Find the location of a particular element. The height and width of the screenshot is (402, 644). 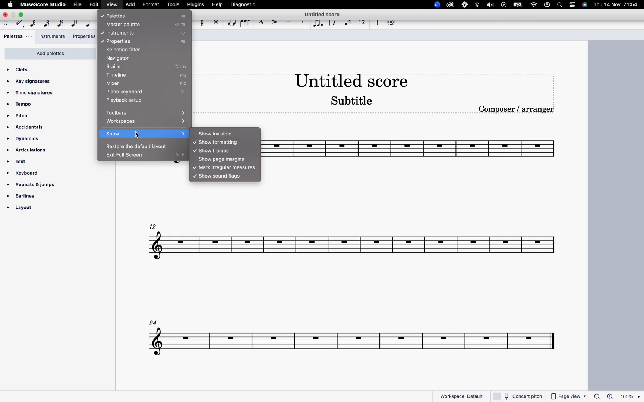

plugins is located at coordinates (195, 4).